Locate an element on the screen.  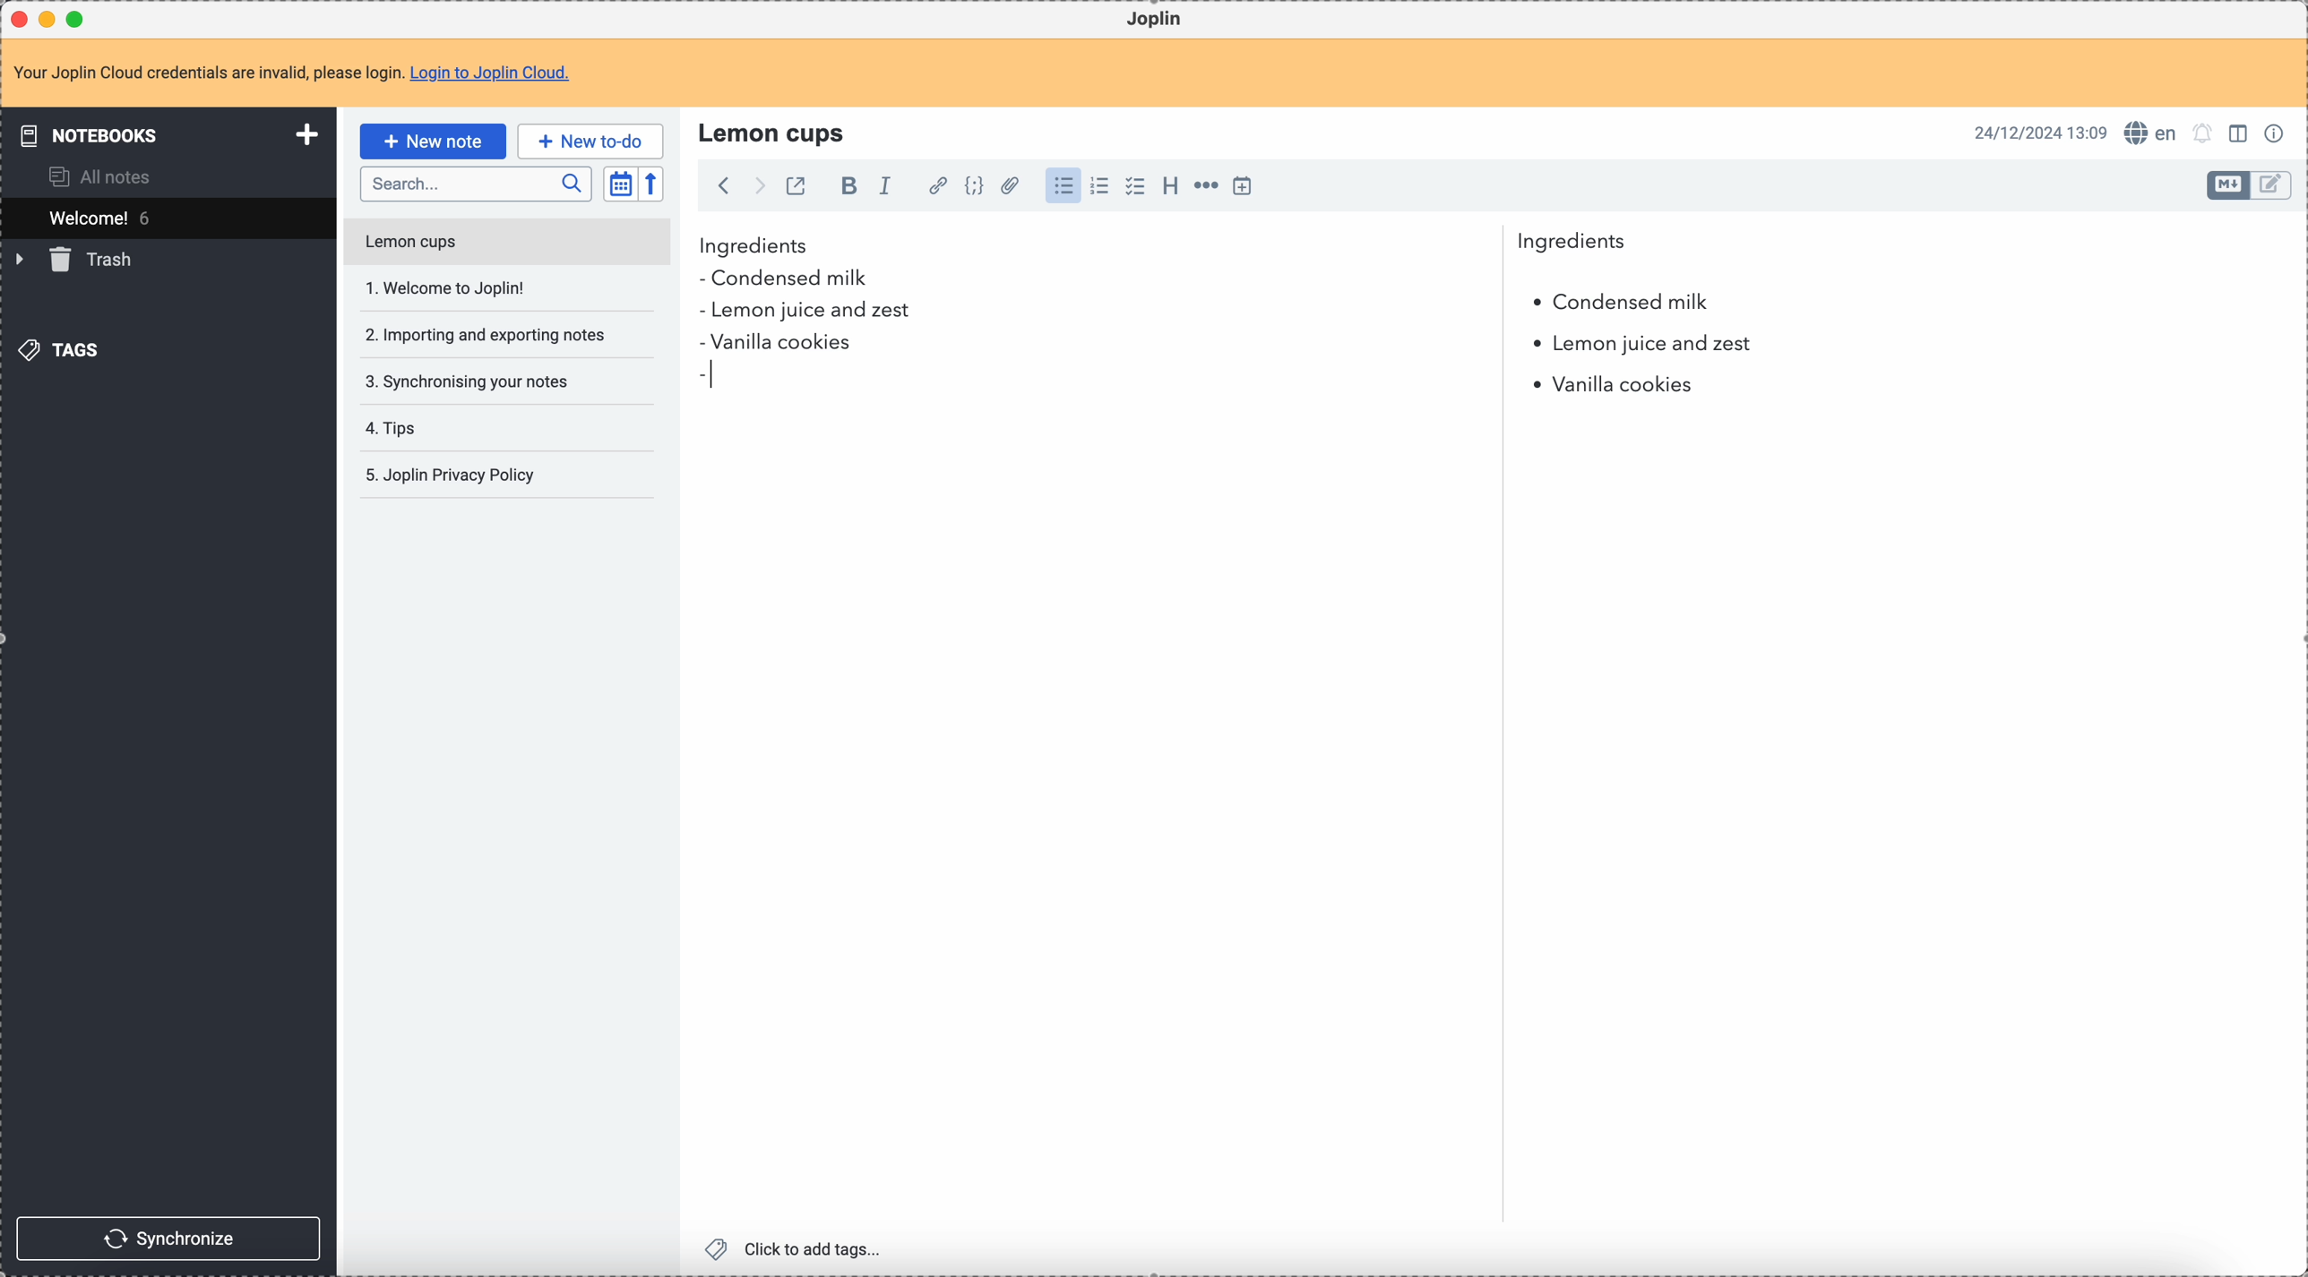
note is located at coordinates (303, 74).